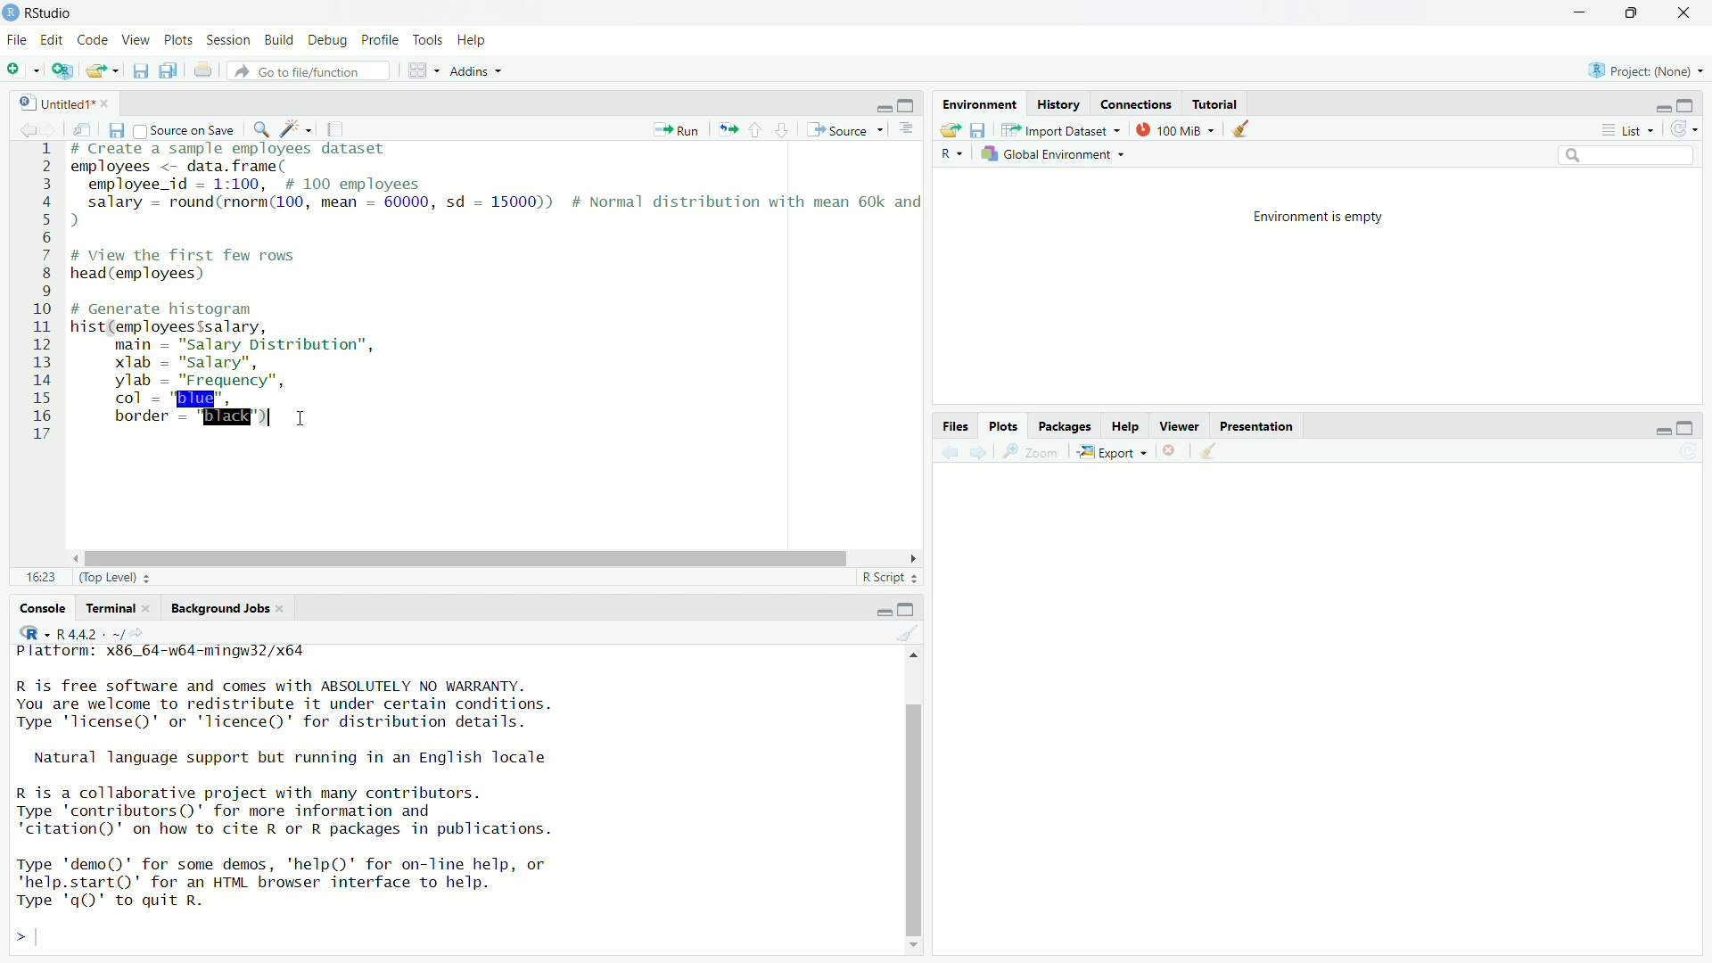  Describe the element at coordinates (339, 128) in the screenshot. I see `copy` at that location.